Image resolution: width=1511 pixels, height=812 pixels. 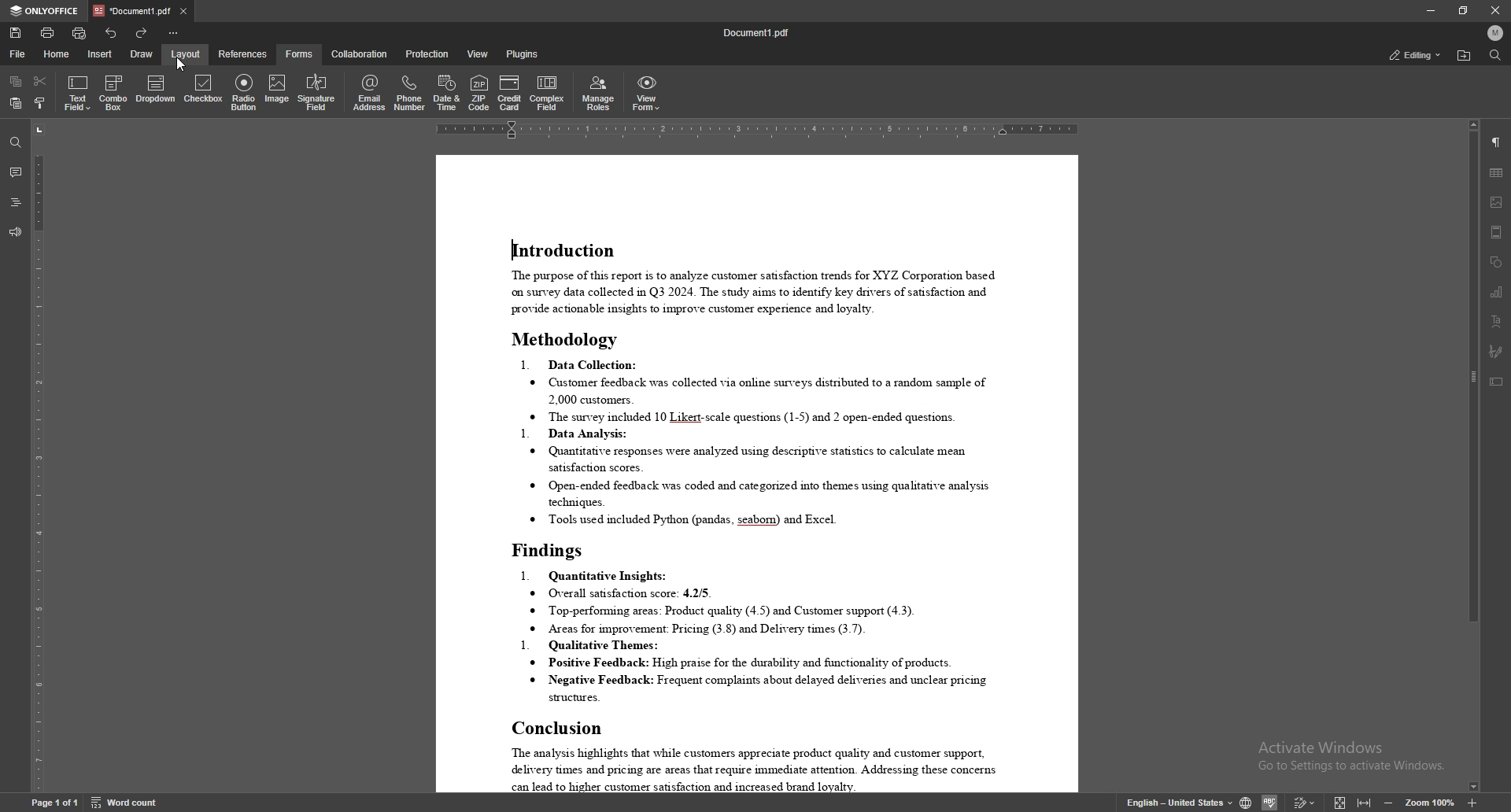 I want to click on manage roles, so click(x=598, y=94).